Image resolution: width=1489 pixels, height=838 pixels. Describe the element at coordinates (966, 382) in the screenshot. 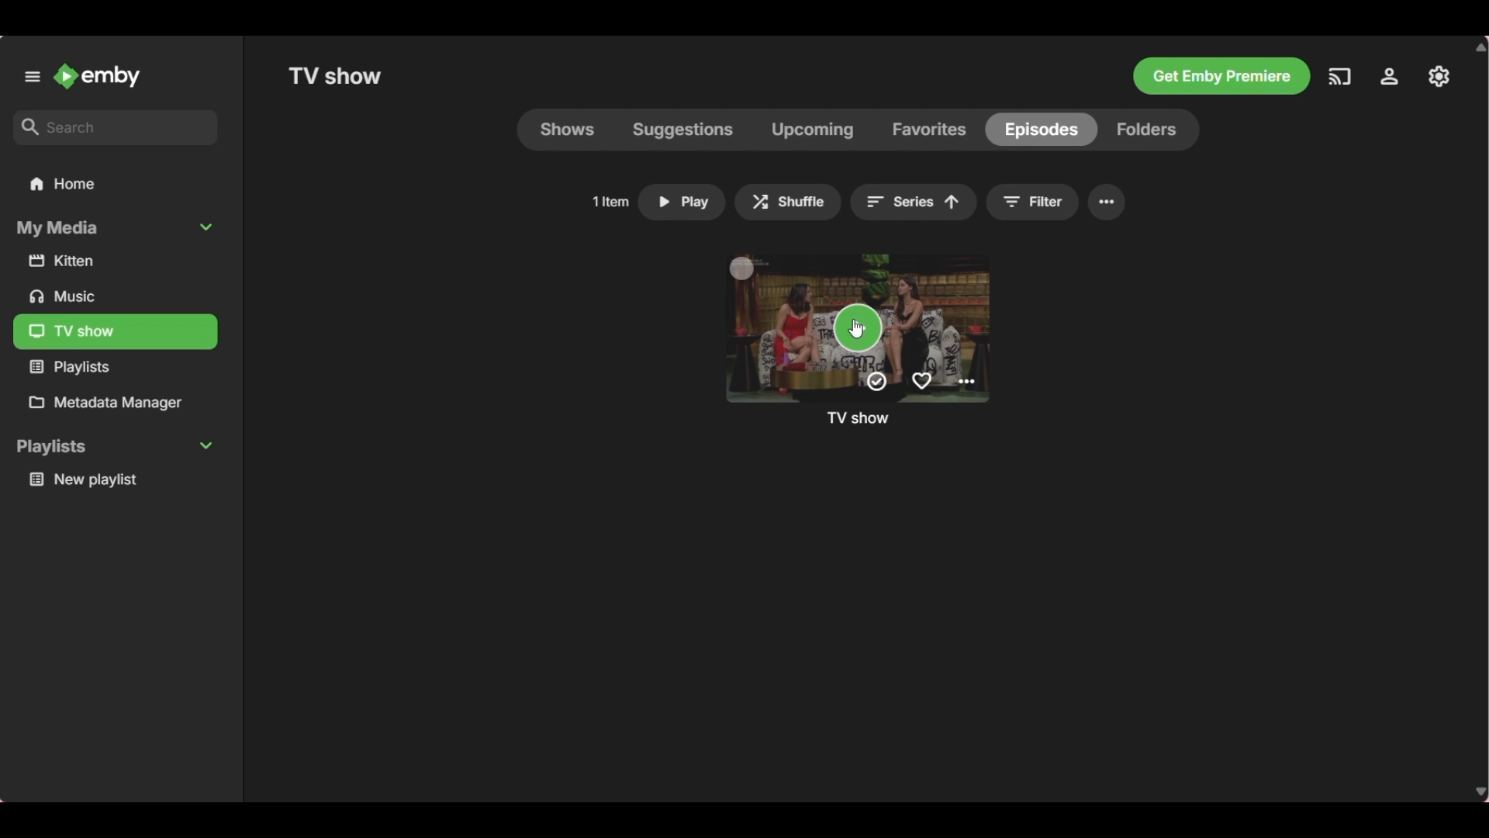

I see `More settings` at that location.